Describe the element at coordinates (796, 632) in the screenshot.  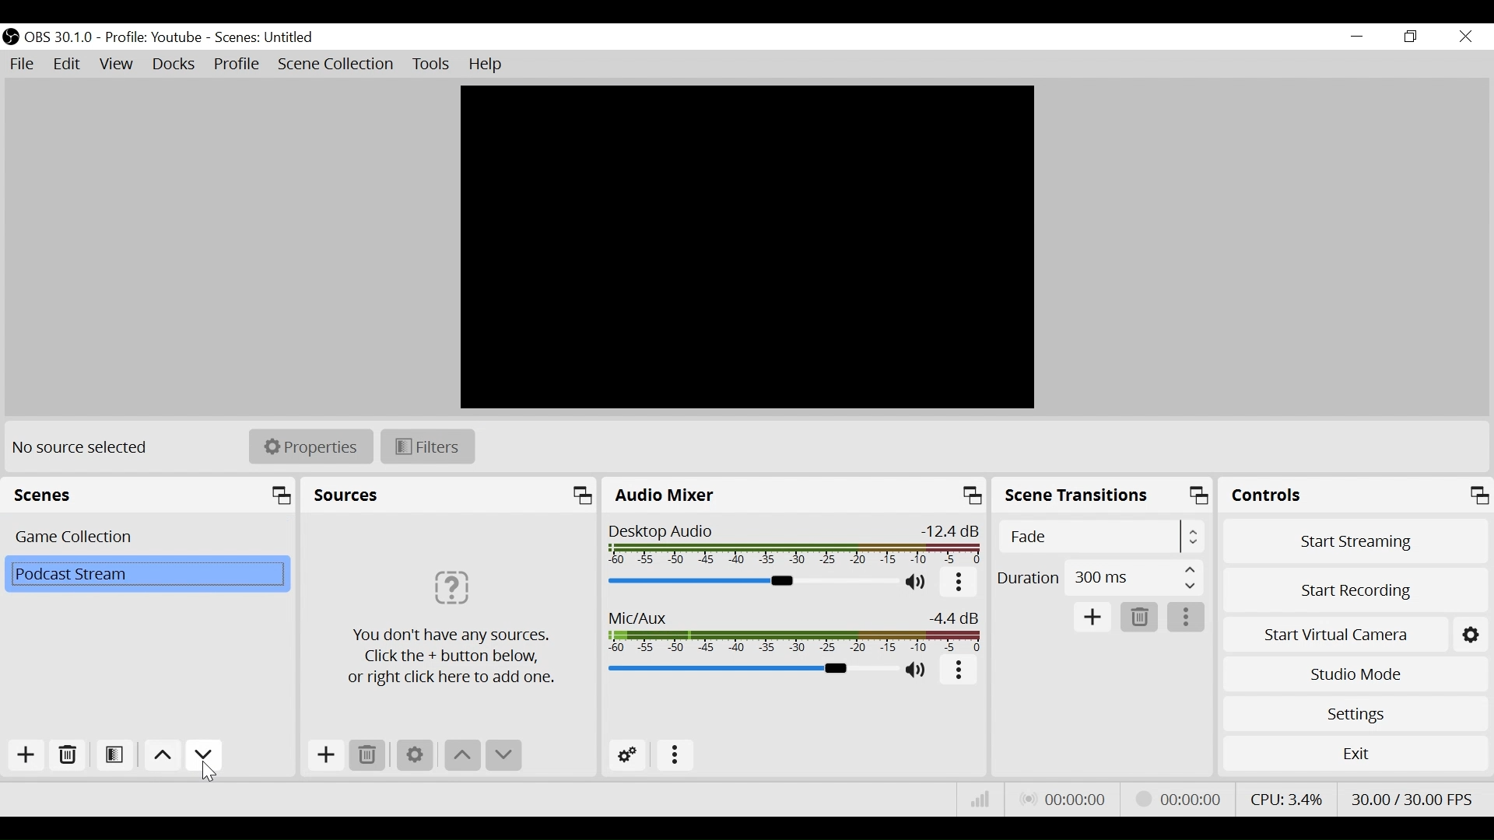
I see `Mic/Aux` at that location.